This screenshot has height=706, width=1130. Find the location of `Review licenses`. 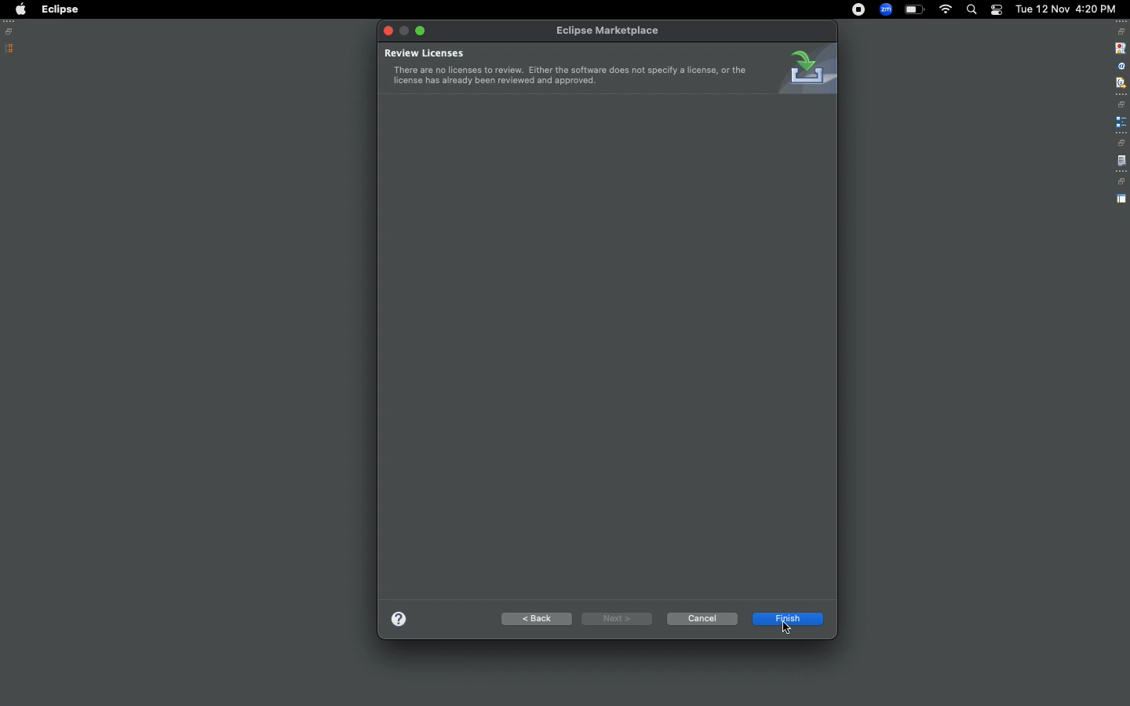

Review licenses is located at coordinates (566, 67).